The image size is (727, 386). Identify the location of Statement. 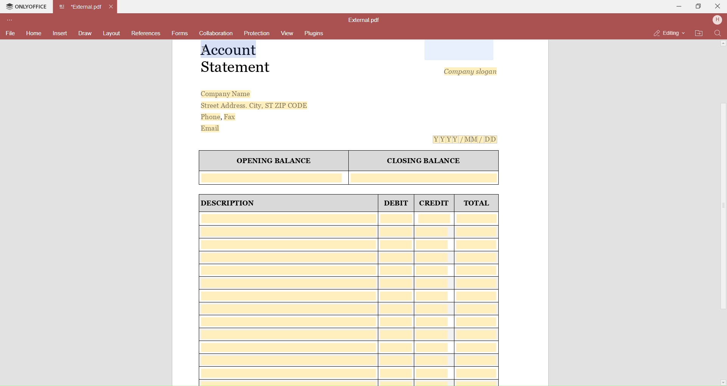
(236, 68).